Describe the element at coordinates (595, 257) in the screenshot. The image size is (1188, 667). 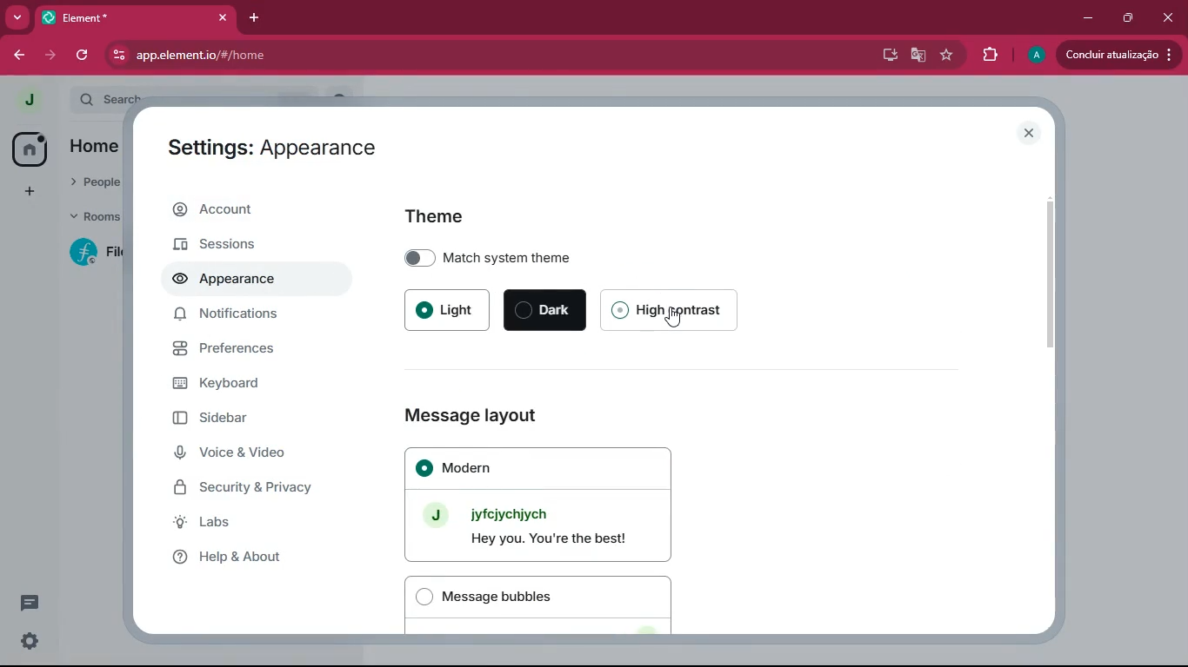
I see `match system theme` at that location.